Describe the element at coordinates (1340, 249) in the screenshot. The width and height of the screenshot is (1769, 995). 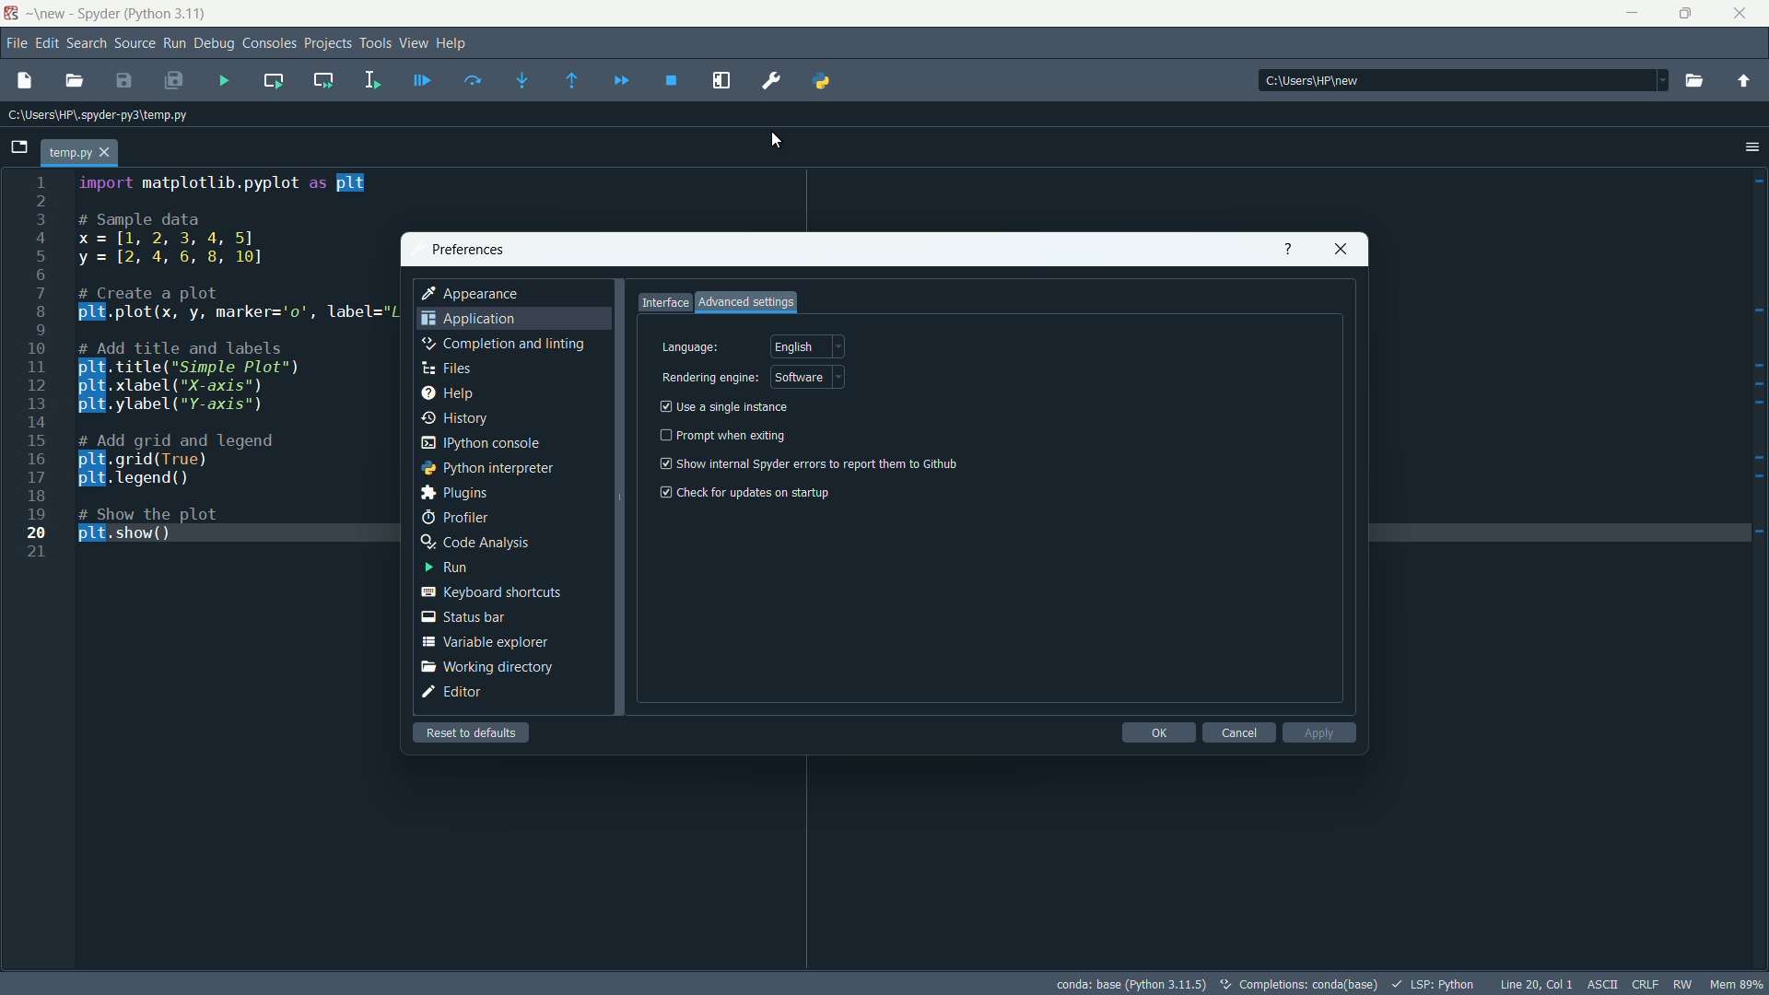
I see `close` at that location.